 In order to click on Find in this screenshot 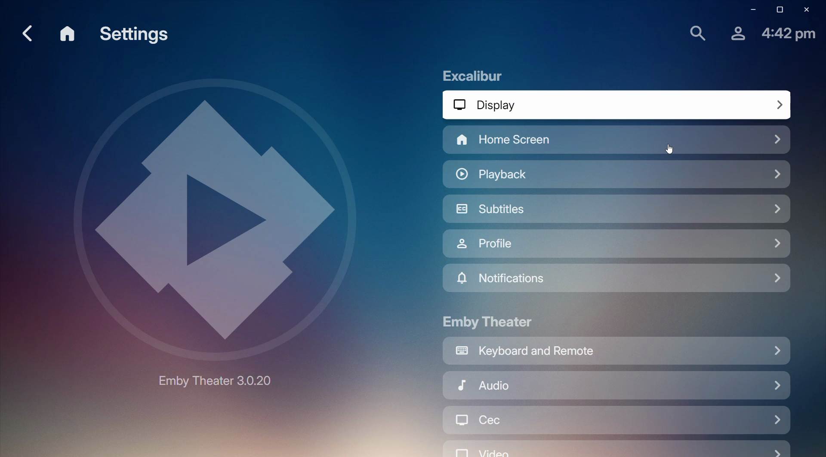, I will do `click(696, 32)`.